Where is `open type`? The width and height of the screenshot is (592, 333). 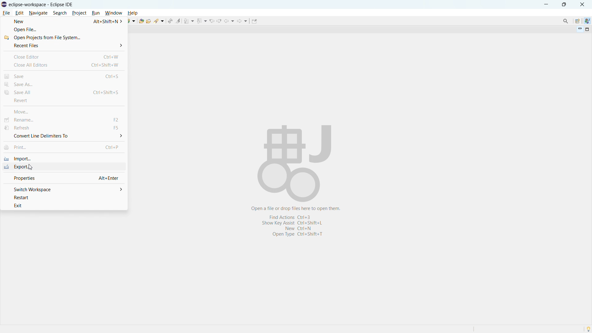 open type is located at coordinates (141, 21).